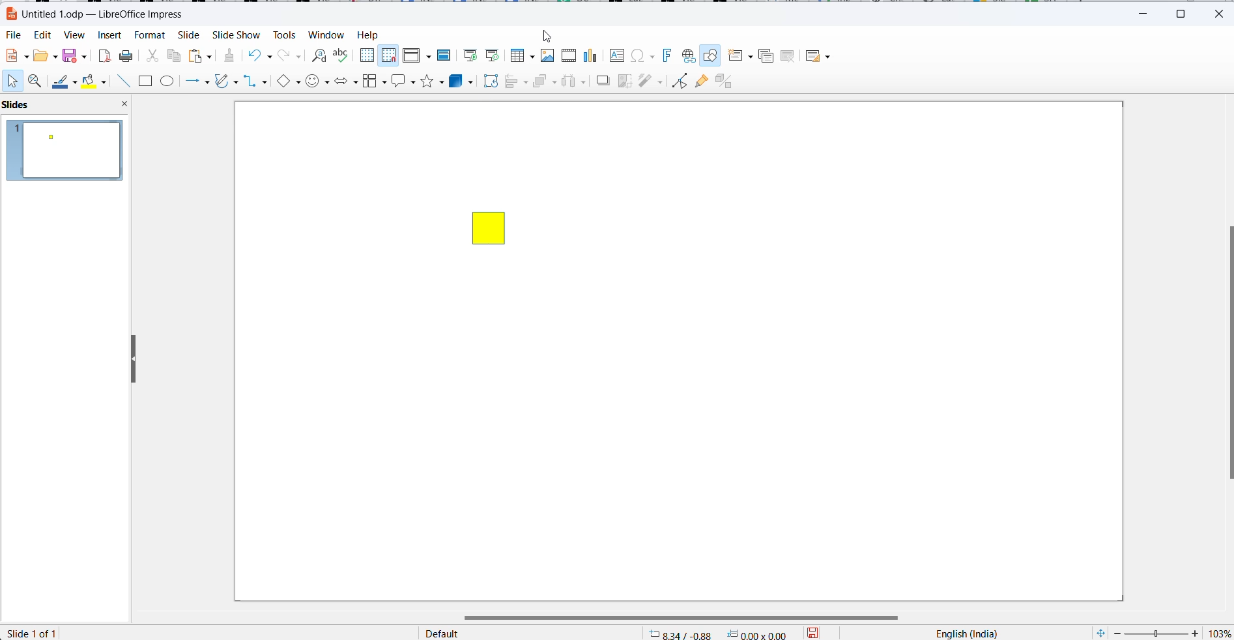 The height and width of the screenshot is (640, 1234). What do you see at coordinates (326, 36) in the screenshot?
I see `Window` at bounding box center [326, 36].